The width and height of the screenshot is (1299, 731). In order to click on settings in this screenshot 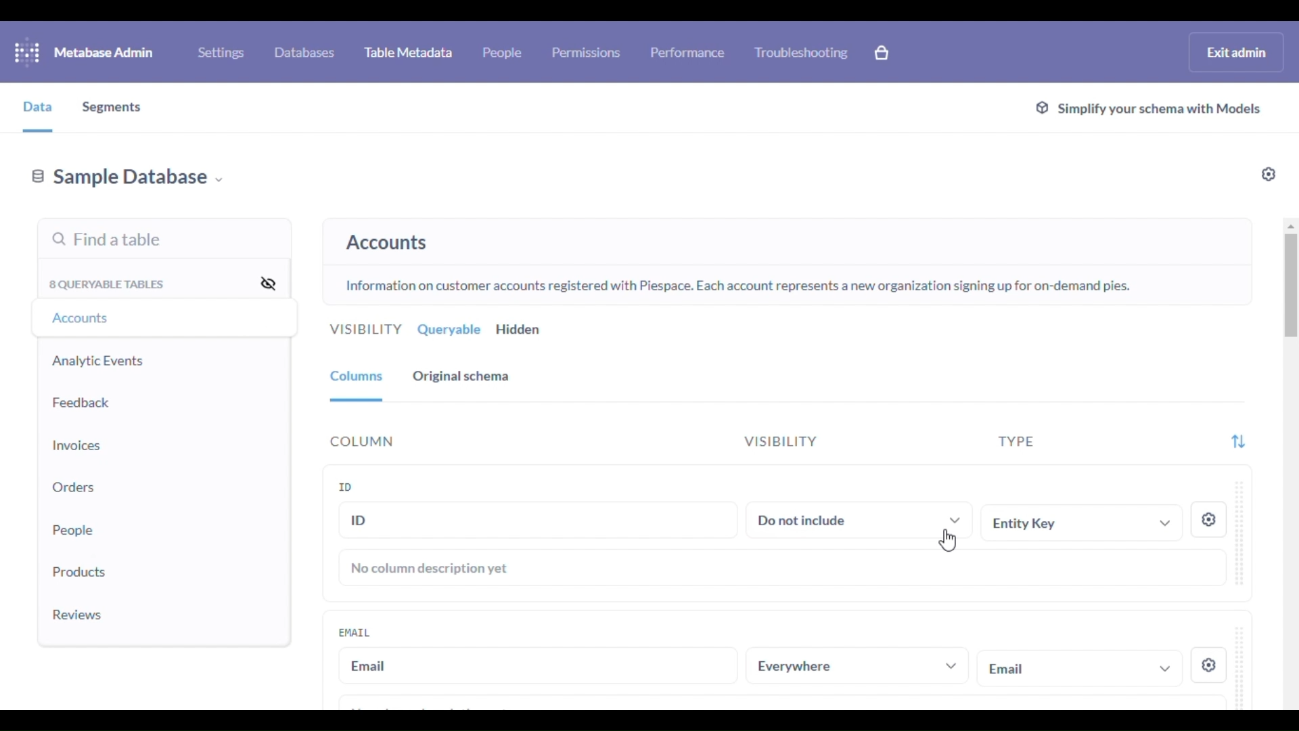, I will do `click(221, 53)`.